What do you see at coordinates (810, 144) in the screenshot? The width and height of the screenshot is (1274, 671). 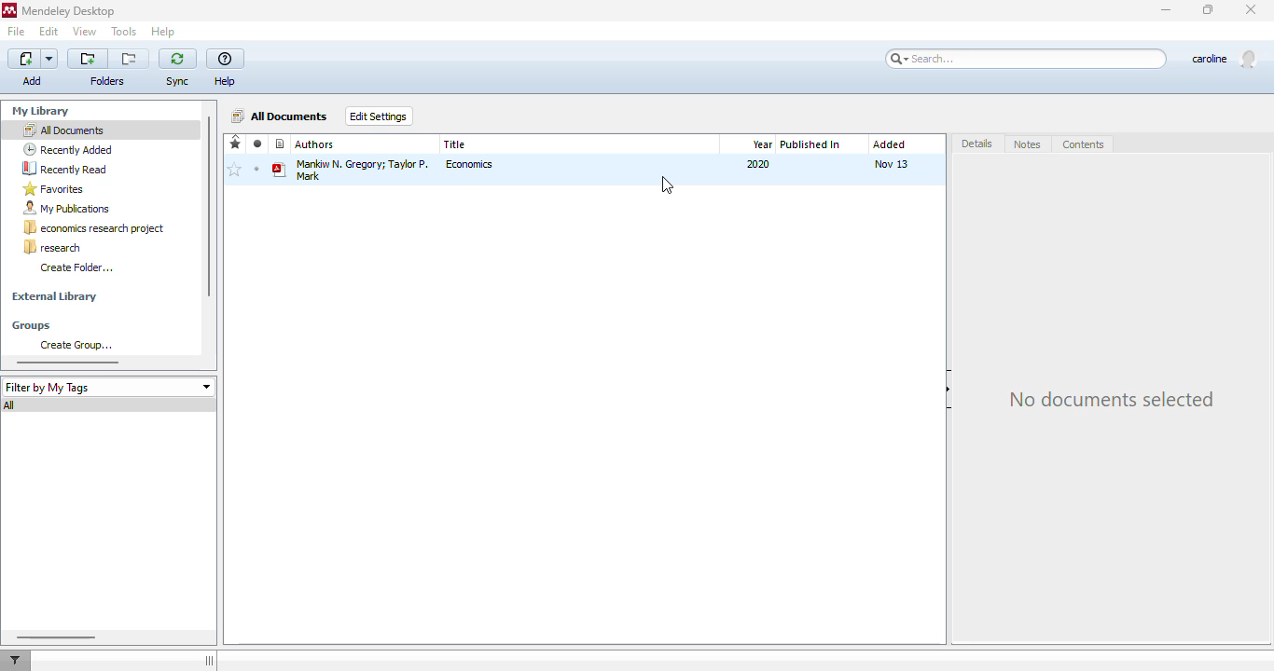 I see `published in` at bounding box center [810, 144].